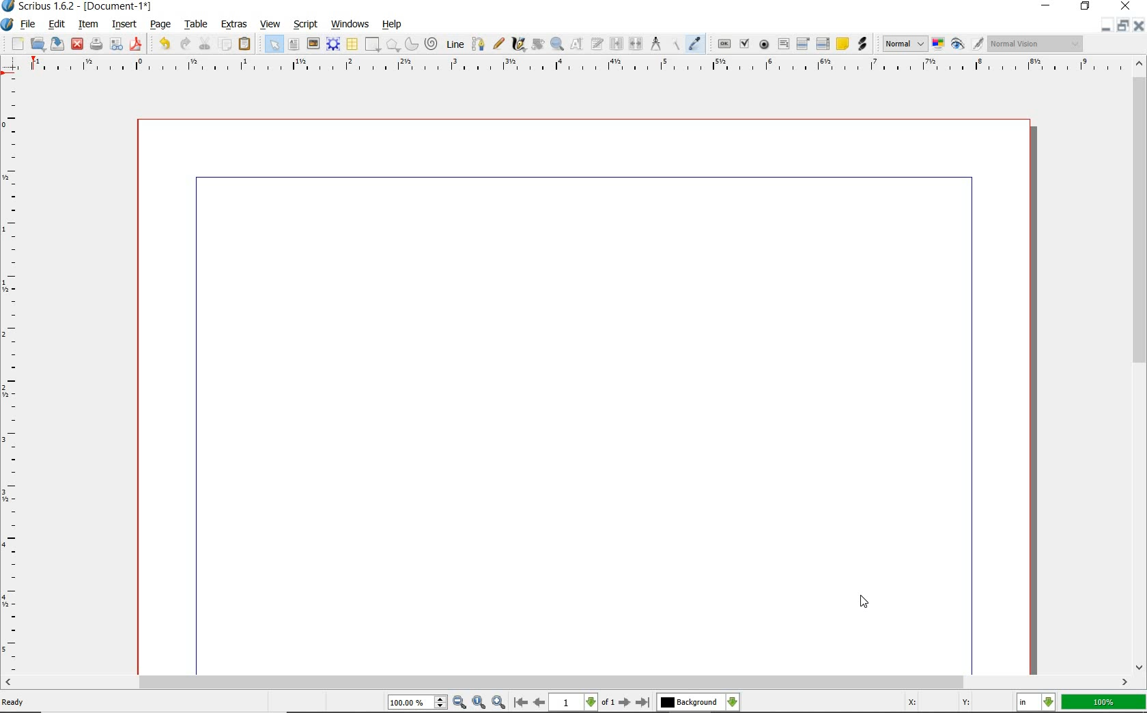  Describe the element at coordinates (903, 44) in the screenshot. I see `select image preview mode` at that location.